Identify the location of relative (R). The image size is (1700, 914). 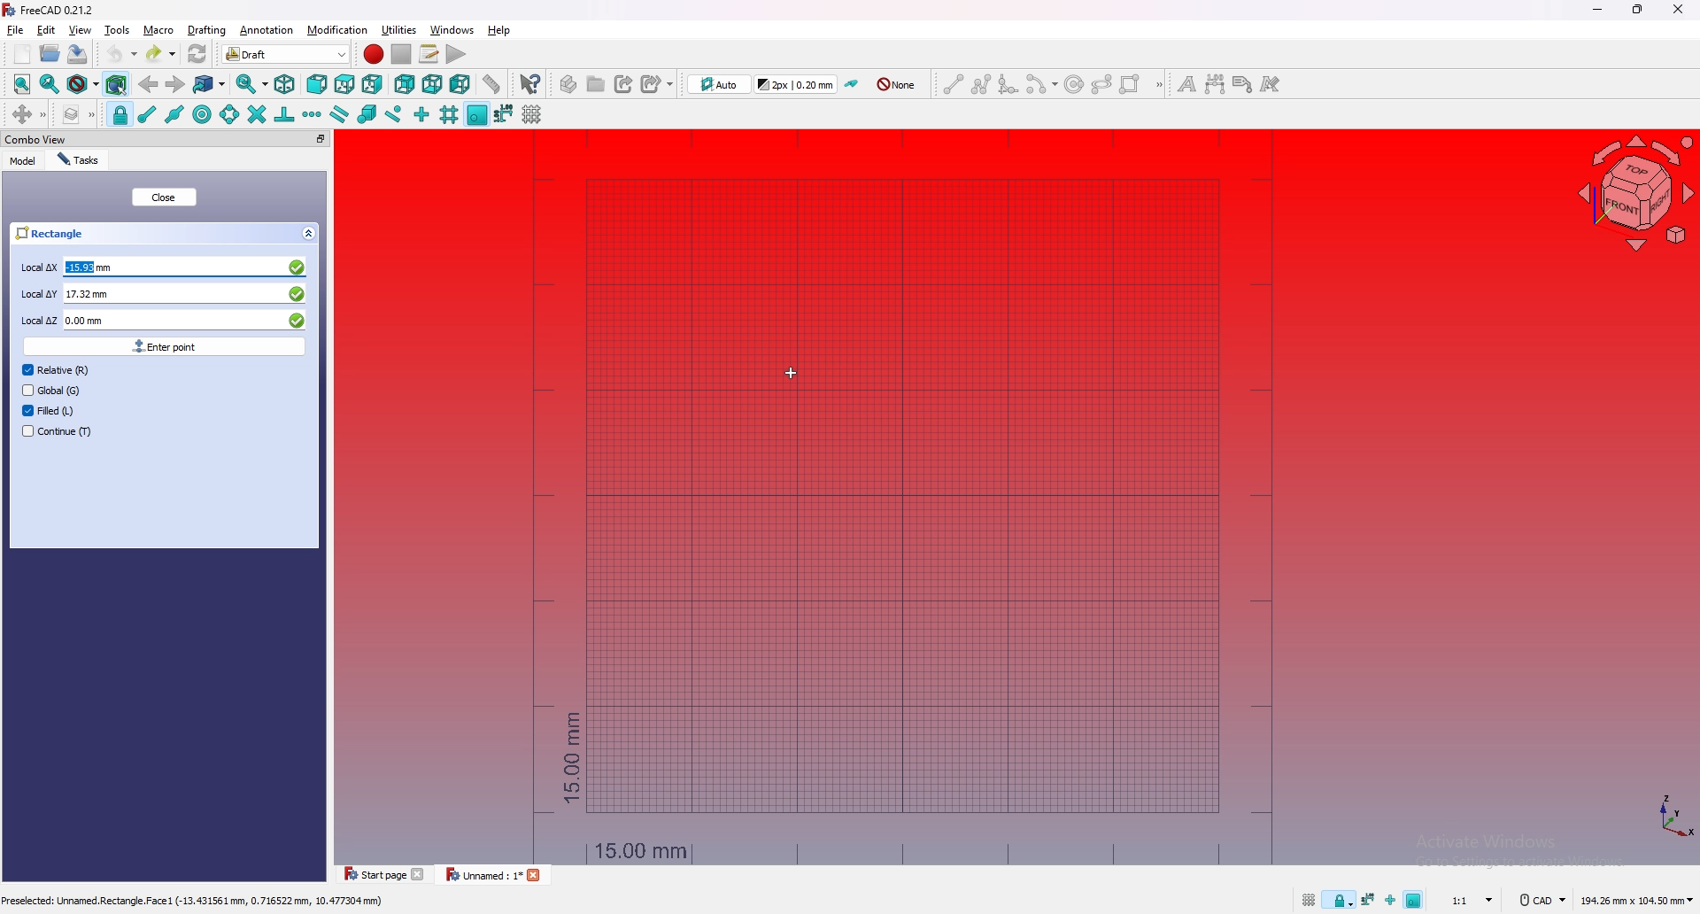
(57, 369).